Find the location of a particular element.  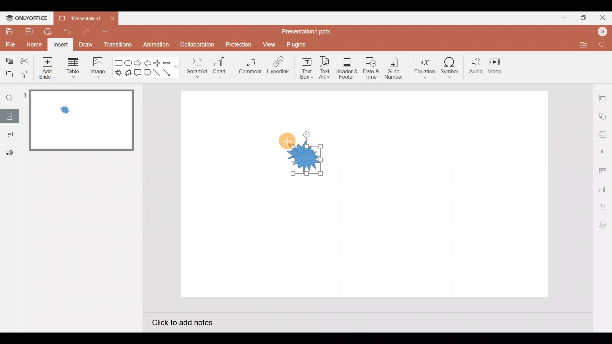

Rectangular callout is located at coordinates (138, 74).